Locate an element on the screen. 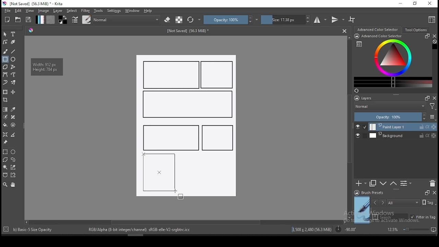 The width and height of the screenshot is (439, 247). paint bucket tool is located at coordinates (5, 125).